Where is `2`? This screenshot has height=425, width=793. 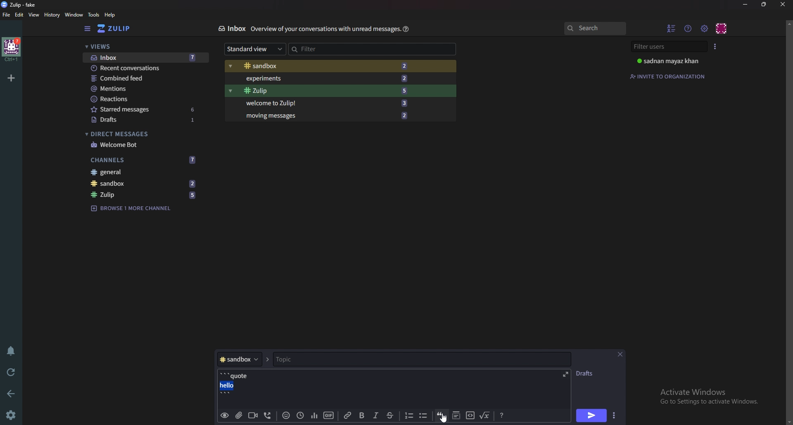 2 is located at coordinates (407, 78).